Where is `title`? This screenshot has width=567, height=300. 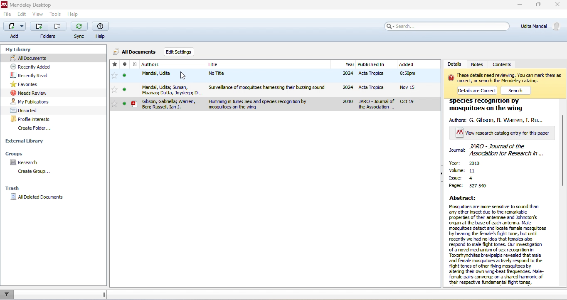
title is located at coordinates (27, 4).